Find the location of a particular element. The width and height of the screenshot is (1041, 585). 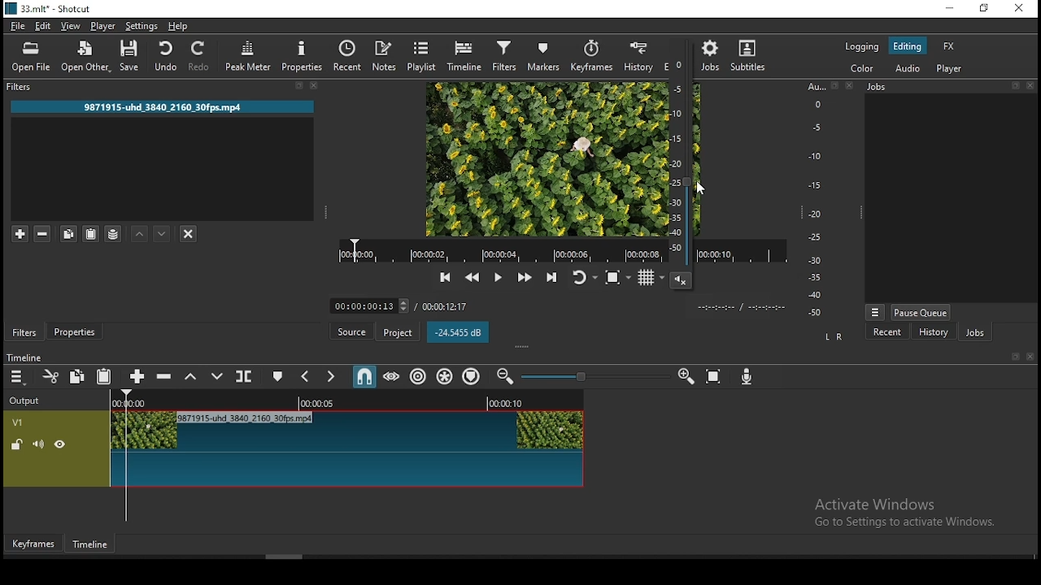

append is located at coordinates (138, 377).